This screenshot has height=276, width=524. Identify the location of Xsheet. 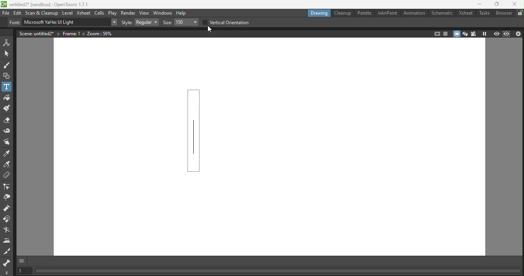
(84, 13).